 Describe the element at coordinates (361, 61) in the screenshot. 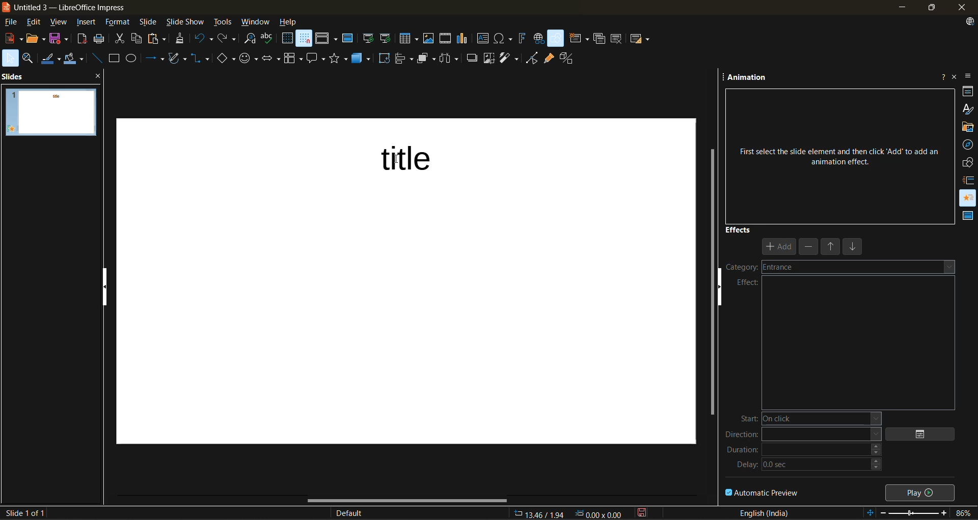

I see `3d objects` at that location.